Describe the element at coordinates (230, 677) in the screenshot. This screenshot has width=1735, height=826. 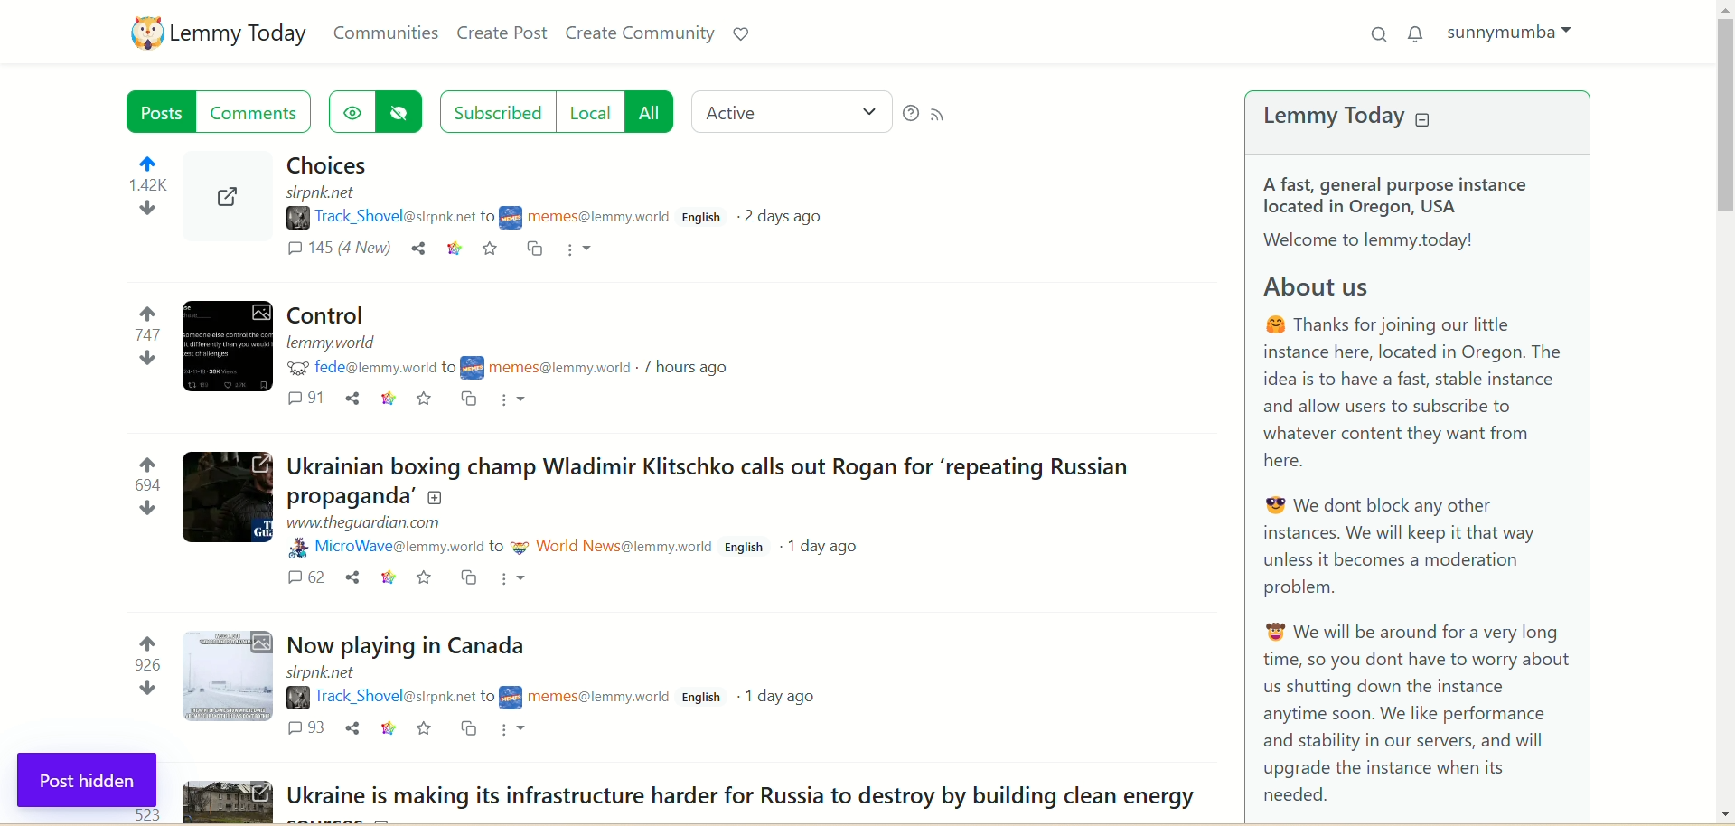
I see `Expand the post with image details` at that location.